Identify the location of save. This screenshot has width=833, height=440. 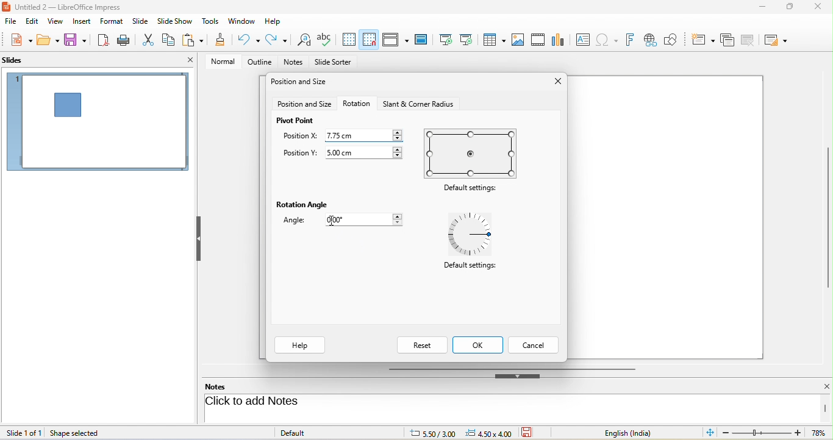
(531, 433).